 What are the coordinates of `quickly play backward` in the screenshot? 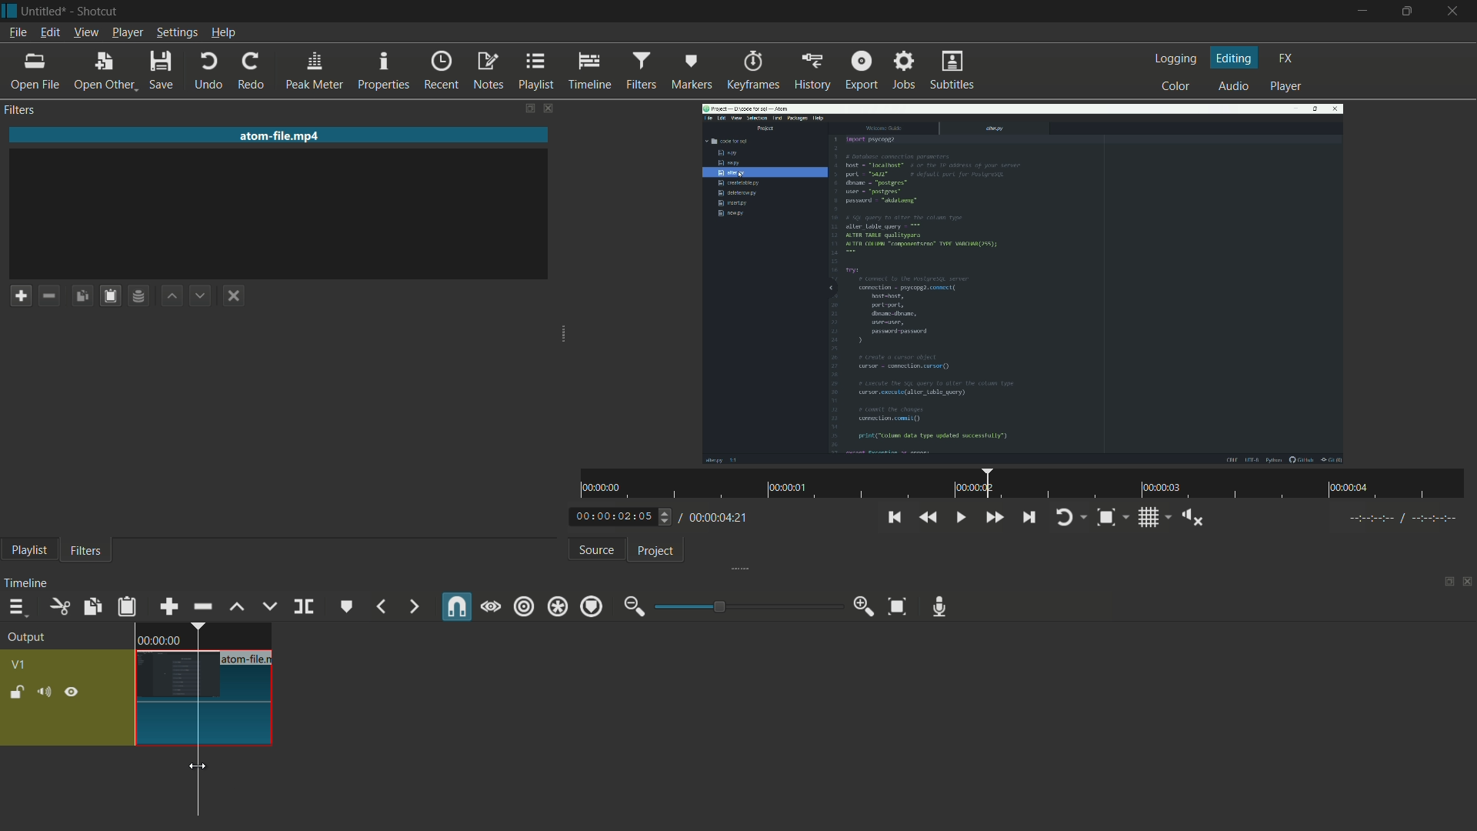 It's located at (929, 519).